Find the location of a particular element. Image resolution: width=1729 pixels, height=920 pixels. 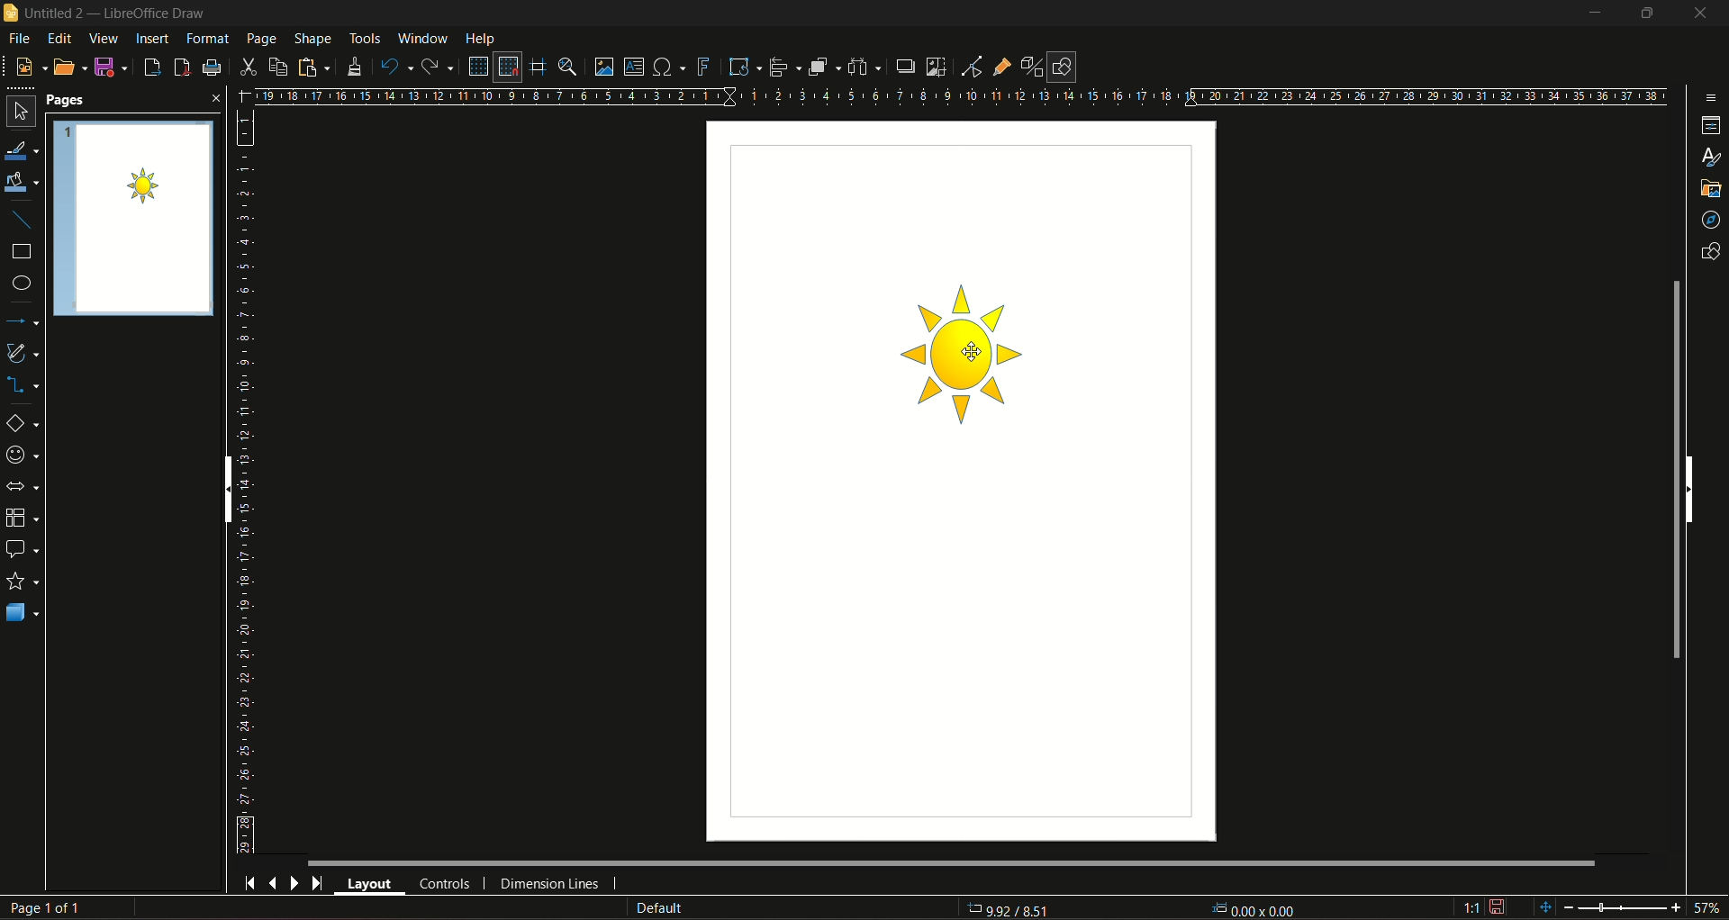

symbol shapes is located at coordinates (24, 456).